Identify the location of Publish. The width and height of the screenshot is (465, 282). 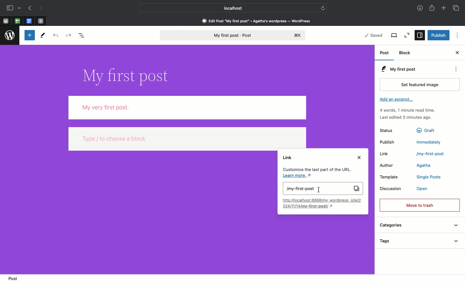
(387, 141).